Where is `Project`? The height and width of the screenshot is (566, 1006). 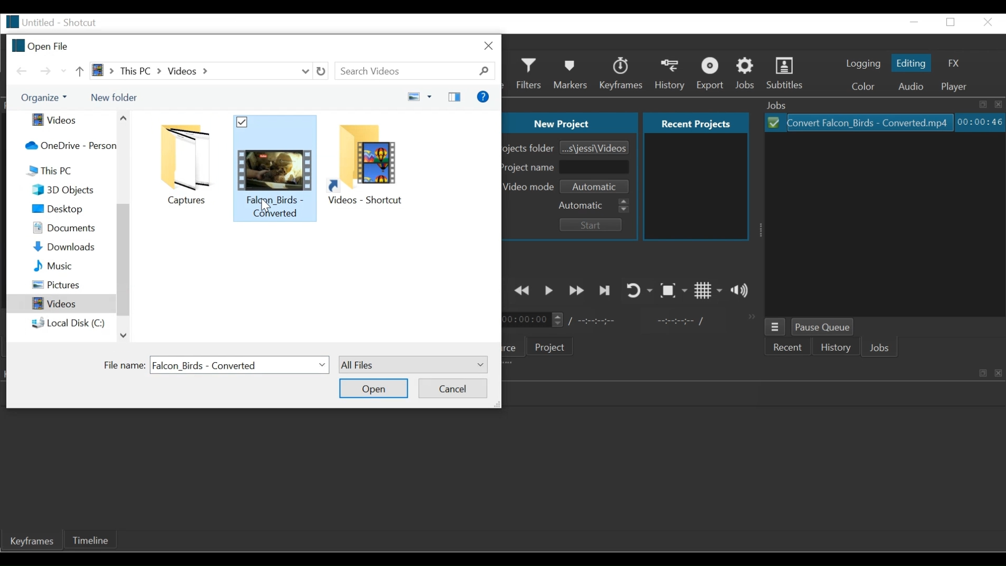
Project is located at coordinates (552, 346).